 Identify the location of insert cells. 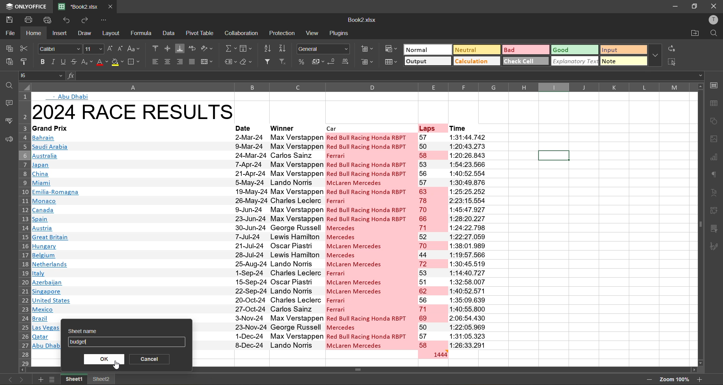
(367, 49).